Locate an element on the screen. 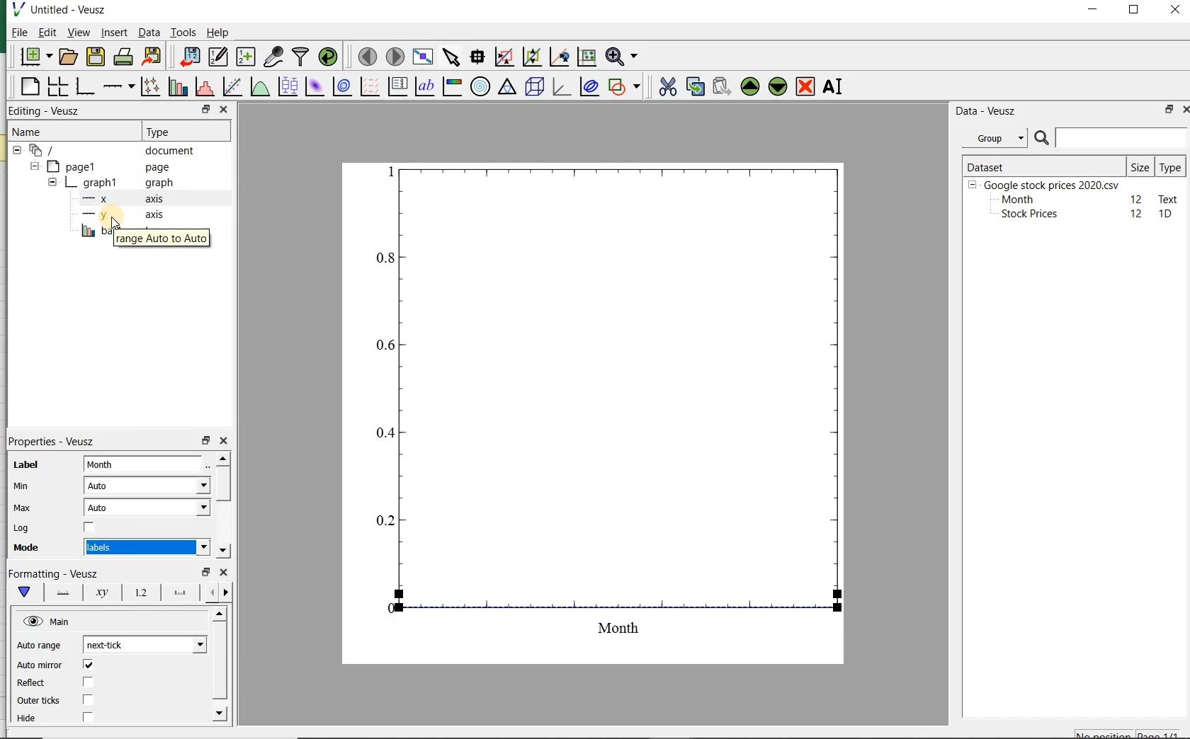 The height and width of the screenshot is (739, 1190). polar graph is located at coordinates (480, 86).